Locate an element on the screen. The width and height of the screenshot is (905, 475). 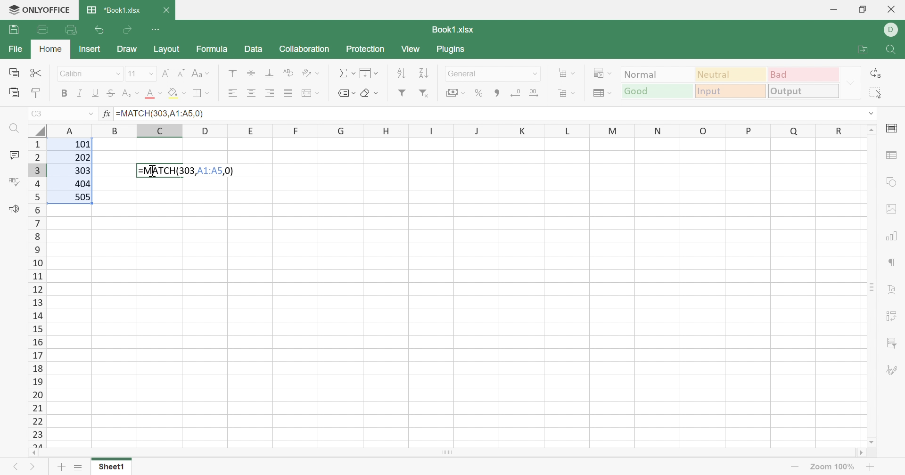
Text Art settings is located at coordinates (896, 293).